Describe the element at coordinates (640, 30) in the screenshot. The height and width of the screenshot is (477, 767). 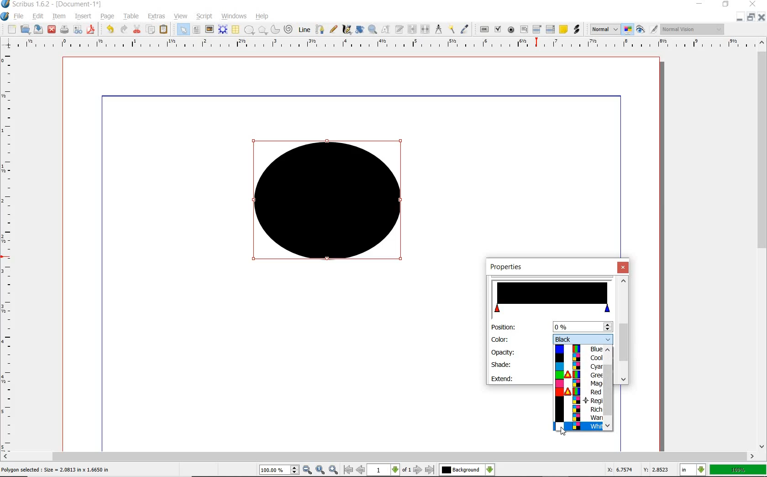
I see `PREVIEW MODE` at that location.